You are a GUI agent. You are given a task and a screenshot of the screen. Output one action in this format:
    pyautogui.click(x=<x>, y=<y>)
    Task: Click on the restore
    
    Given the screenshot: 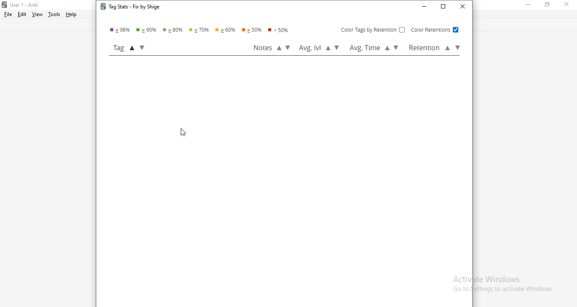 What is the action you would take?
    pyautogui.click(x=548, y=5)
    